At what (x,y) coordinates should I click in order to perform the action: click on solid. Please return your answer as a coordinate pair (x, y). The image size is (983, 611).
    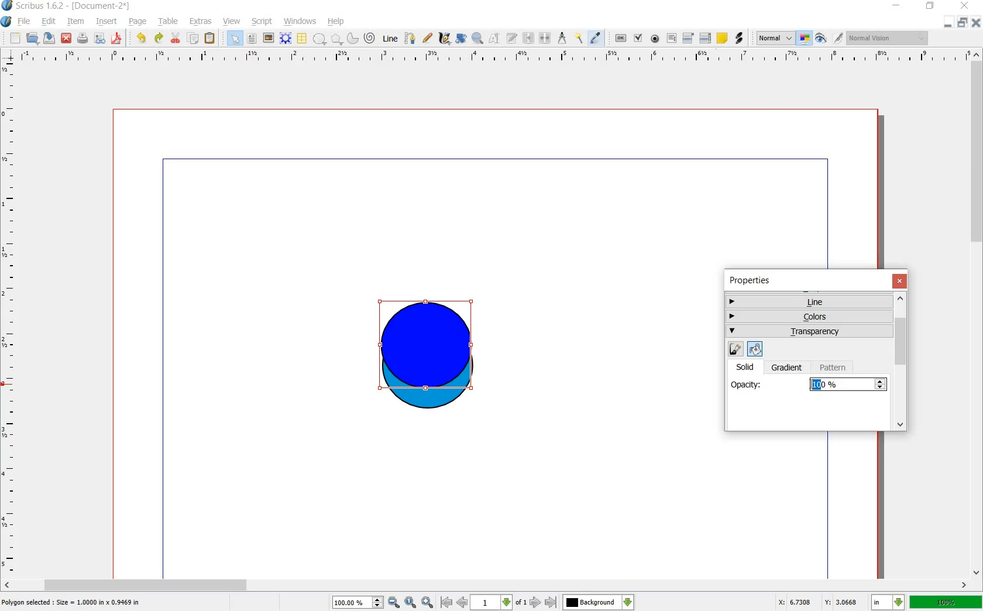
    Looking at the image, I should click on (750, 366).